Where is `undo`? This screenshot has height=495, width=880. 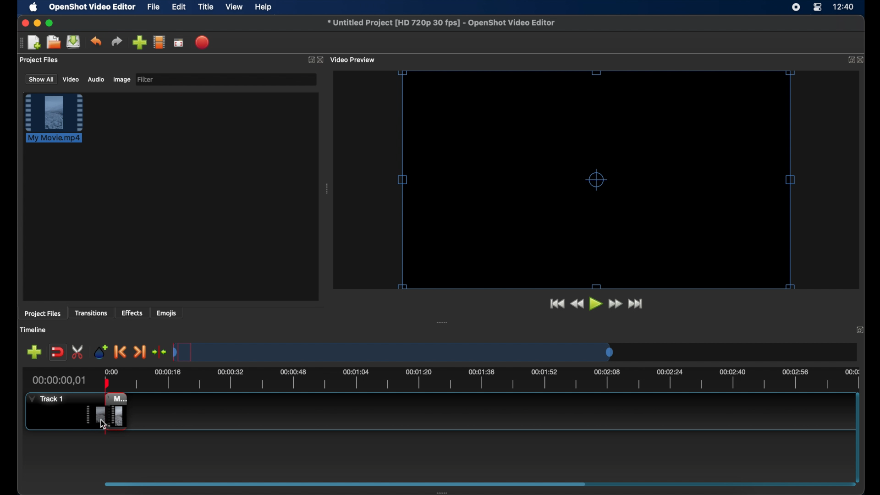
undo is located at coordinates (96, 41).